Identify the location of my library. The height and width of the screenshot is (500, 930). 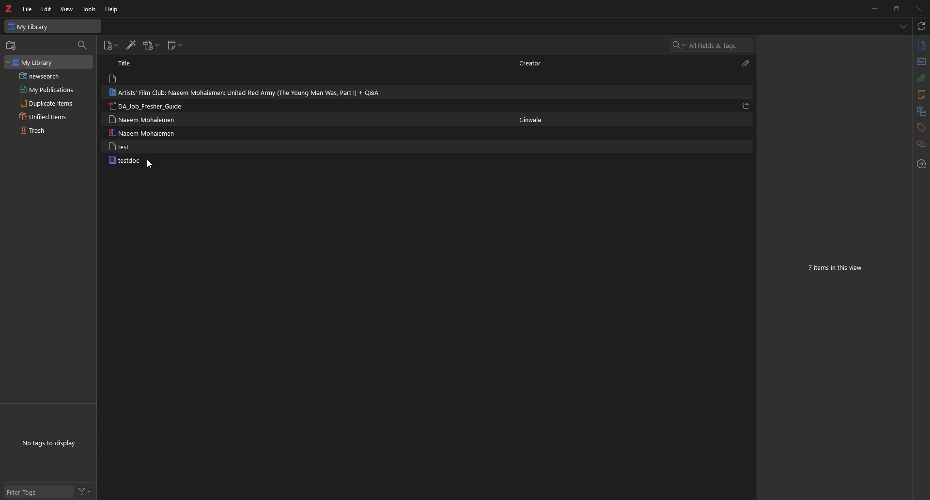
(34, 63).